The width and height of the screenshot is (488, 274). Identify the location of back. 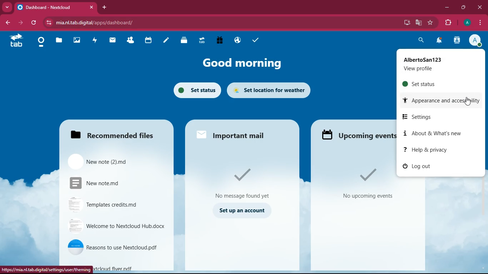
(6, 23).